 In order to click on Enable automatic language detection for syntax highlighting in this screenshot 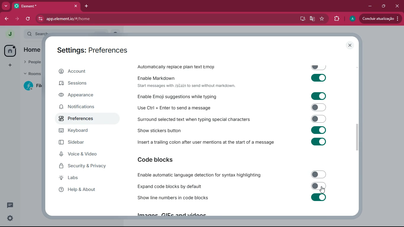, I will do `click(231, 175)`.